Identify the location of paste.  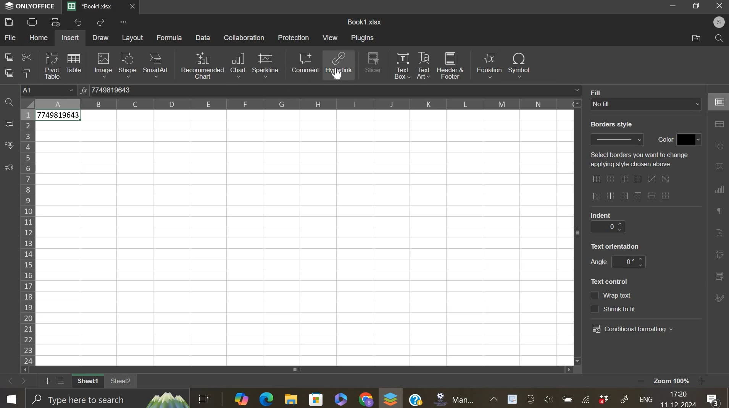
(10, 73).